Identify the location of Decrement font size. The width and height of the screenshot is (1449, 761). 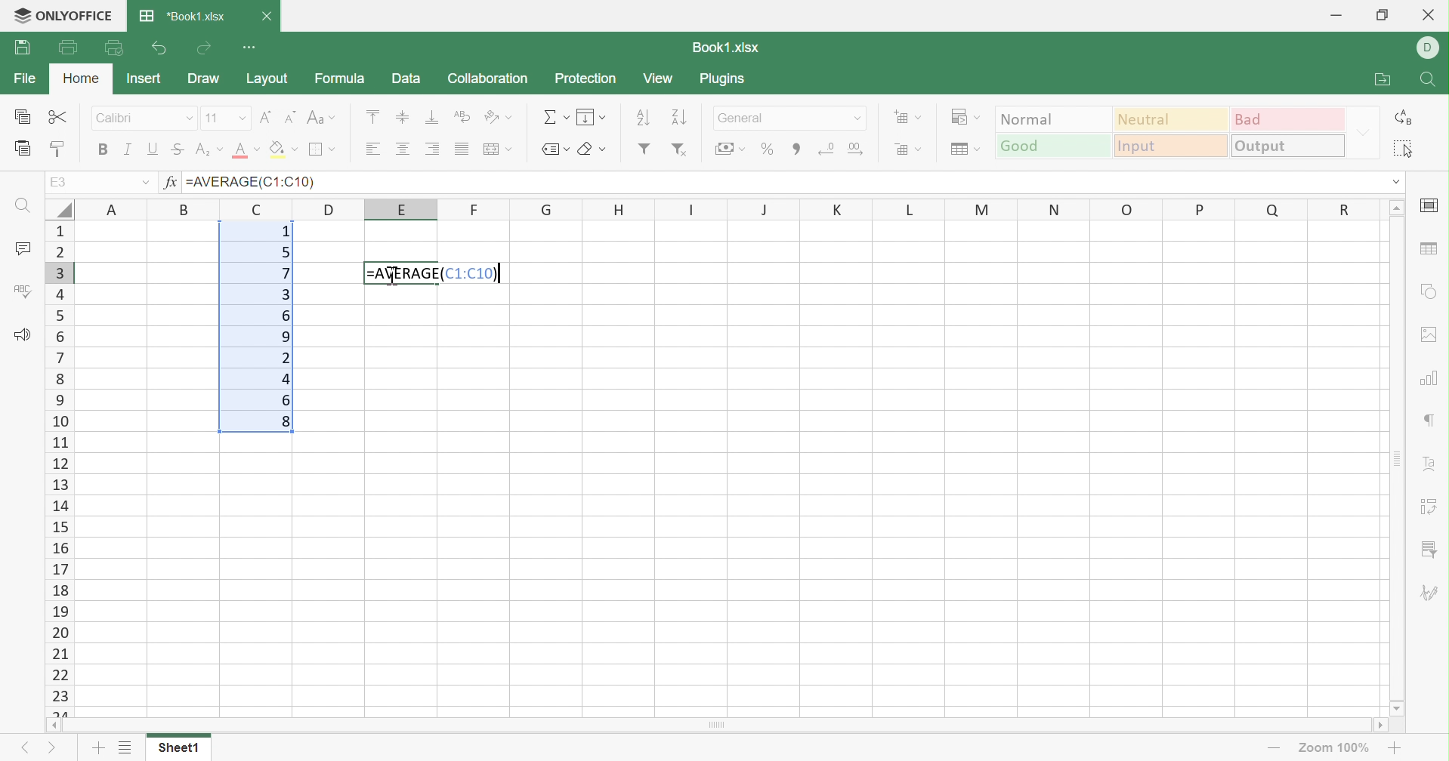
(289, 118).